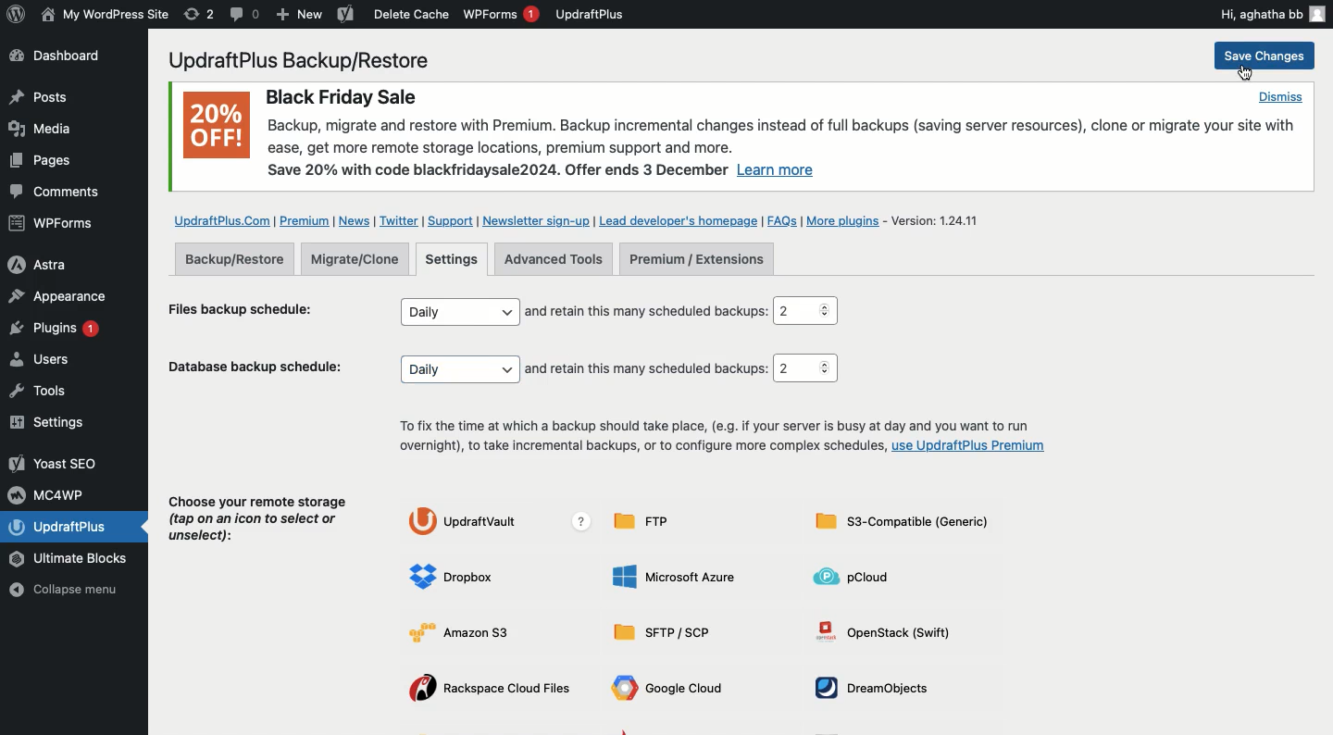  I want to click on WPForms 1, so click(501, 14).